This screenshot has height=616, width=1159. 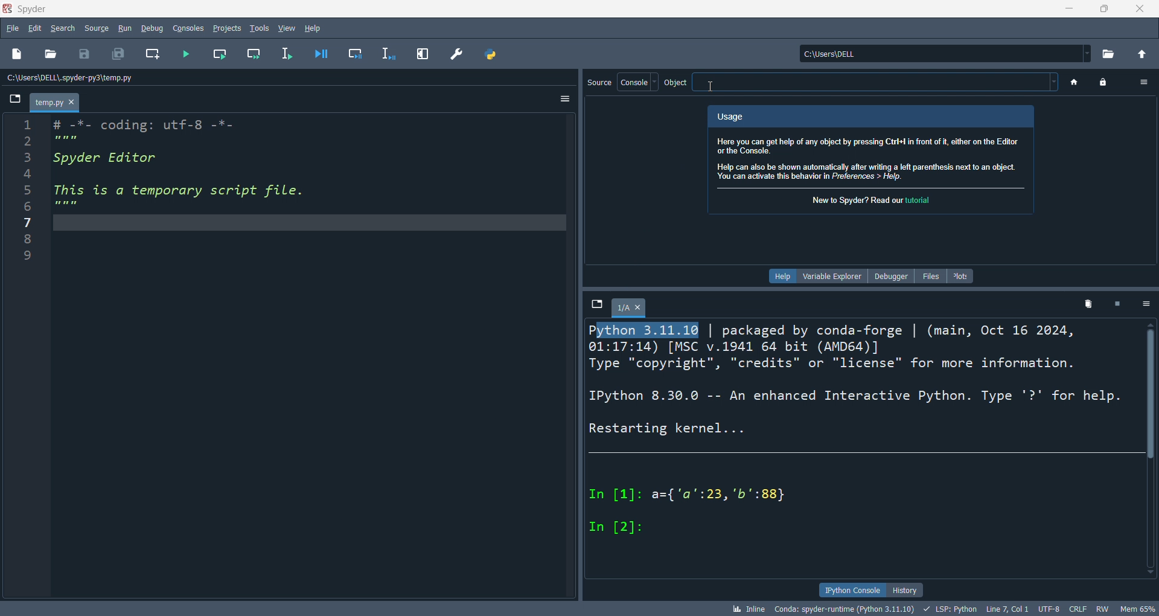 I want to click on history, so click(x=904, y=589).